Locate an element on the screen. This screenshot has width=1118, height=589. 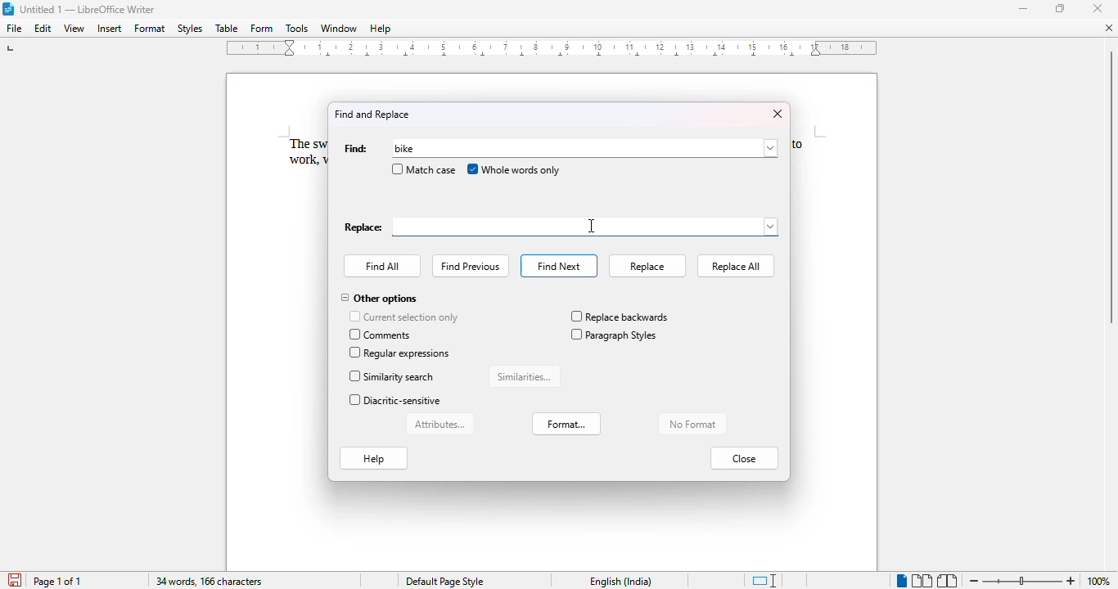
Vertical scroll bar is located at coordinates (1111, 186).